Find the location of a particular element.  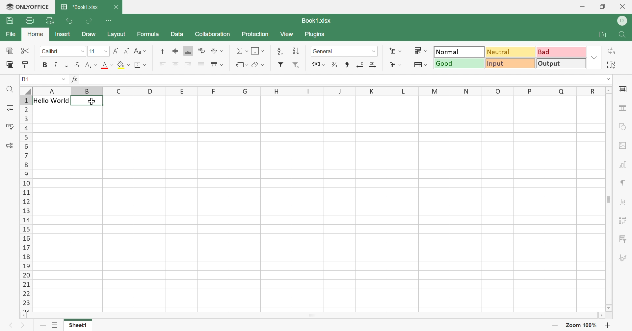

Output is located at coordinates (561, 63).